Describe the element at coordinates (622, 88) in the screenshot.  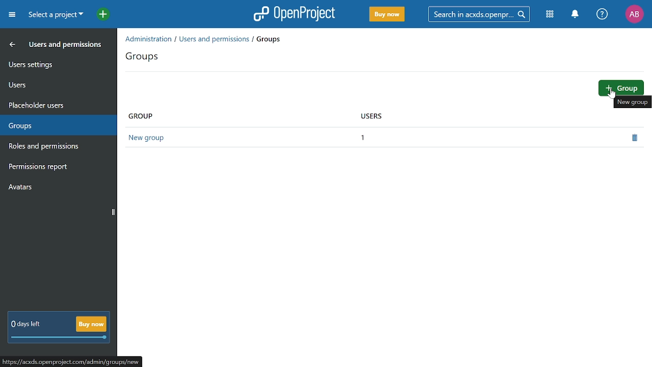
I see `Create group` at that location.